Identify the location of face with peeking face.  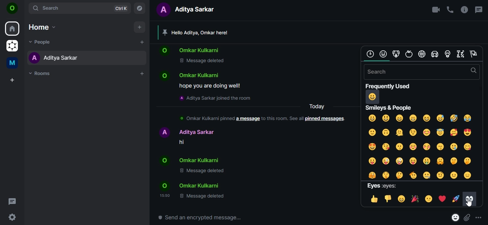
(372, 175).